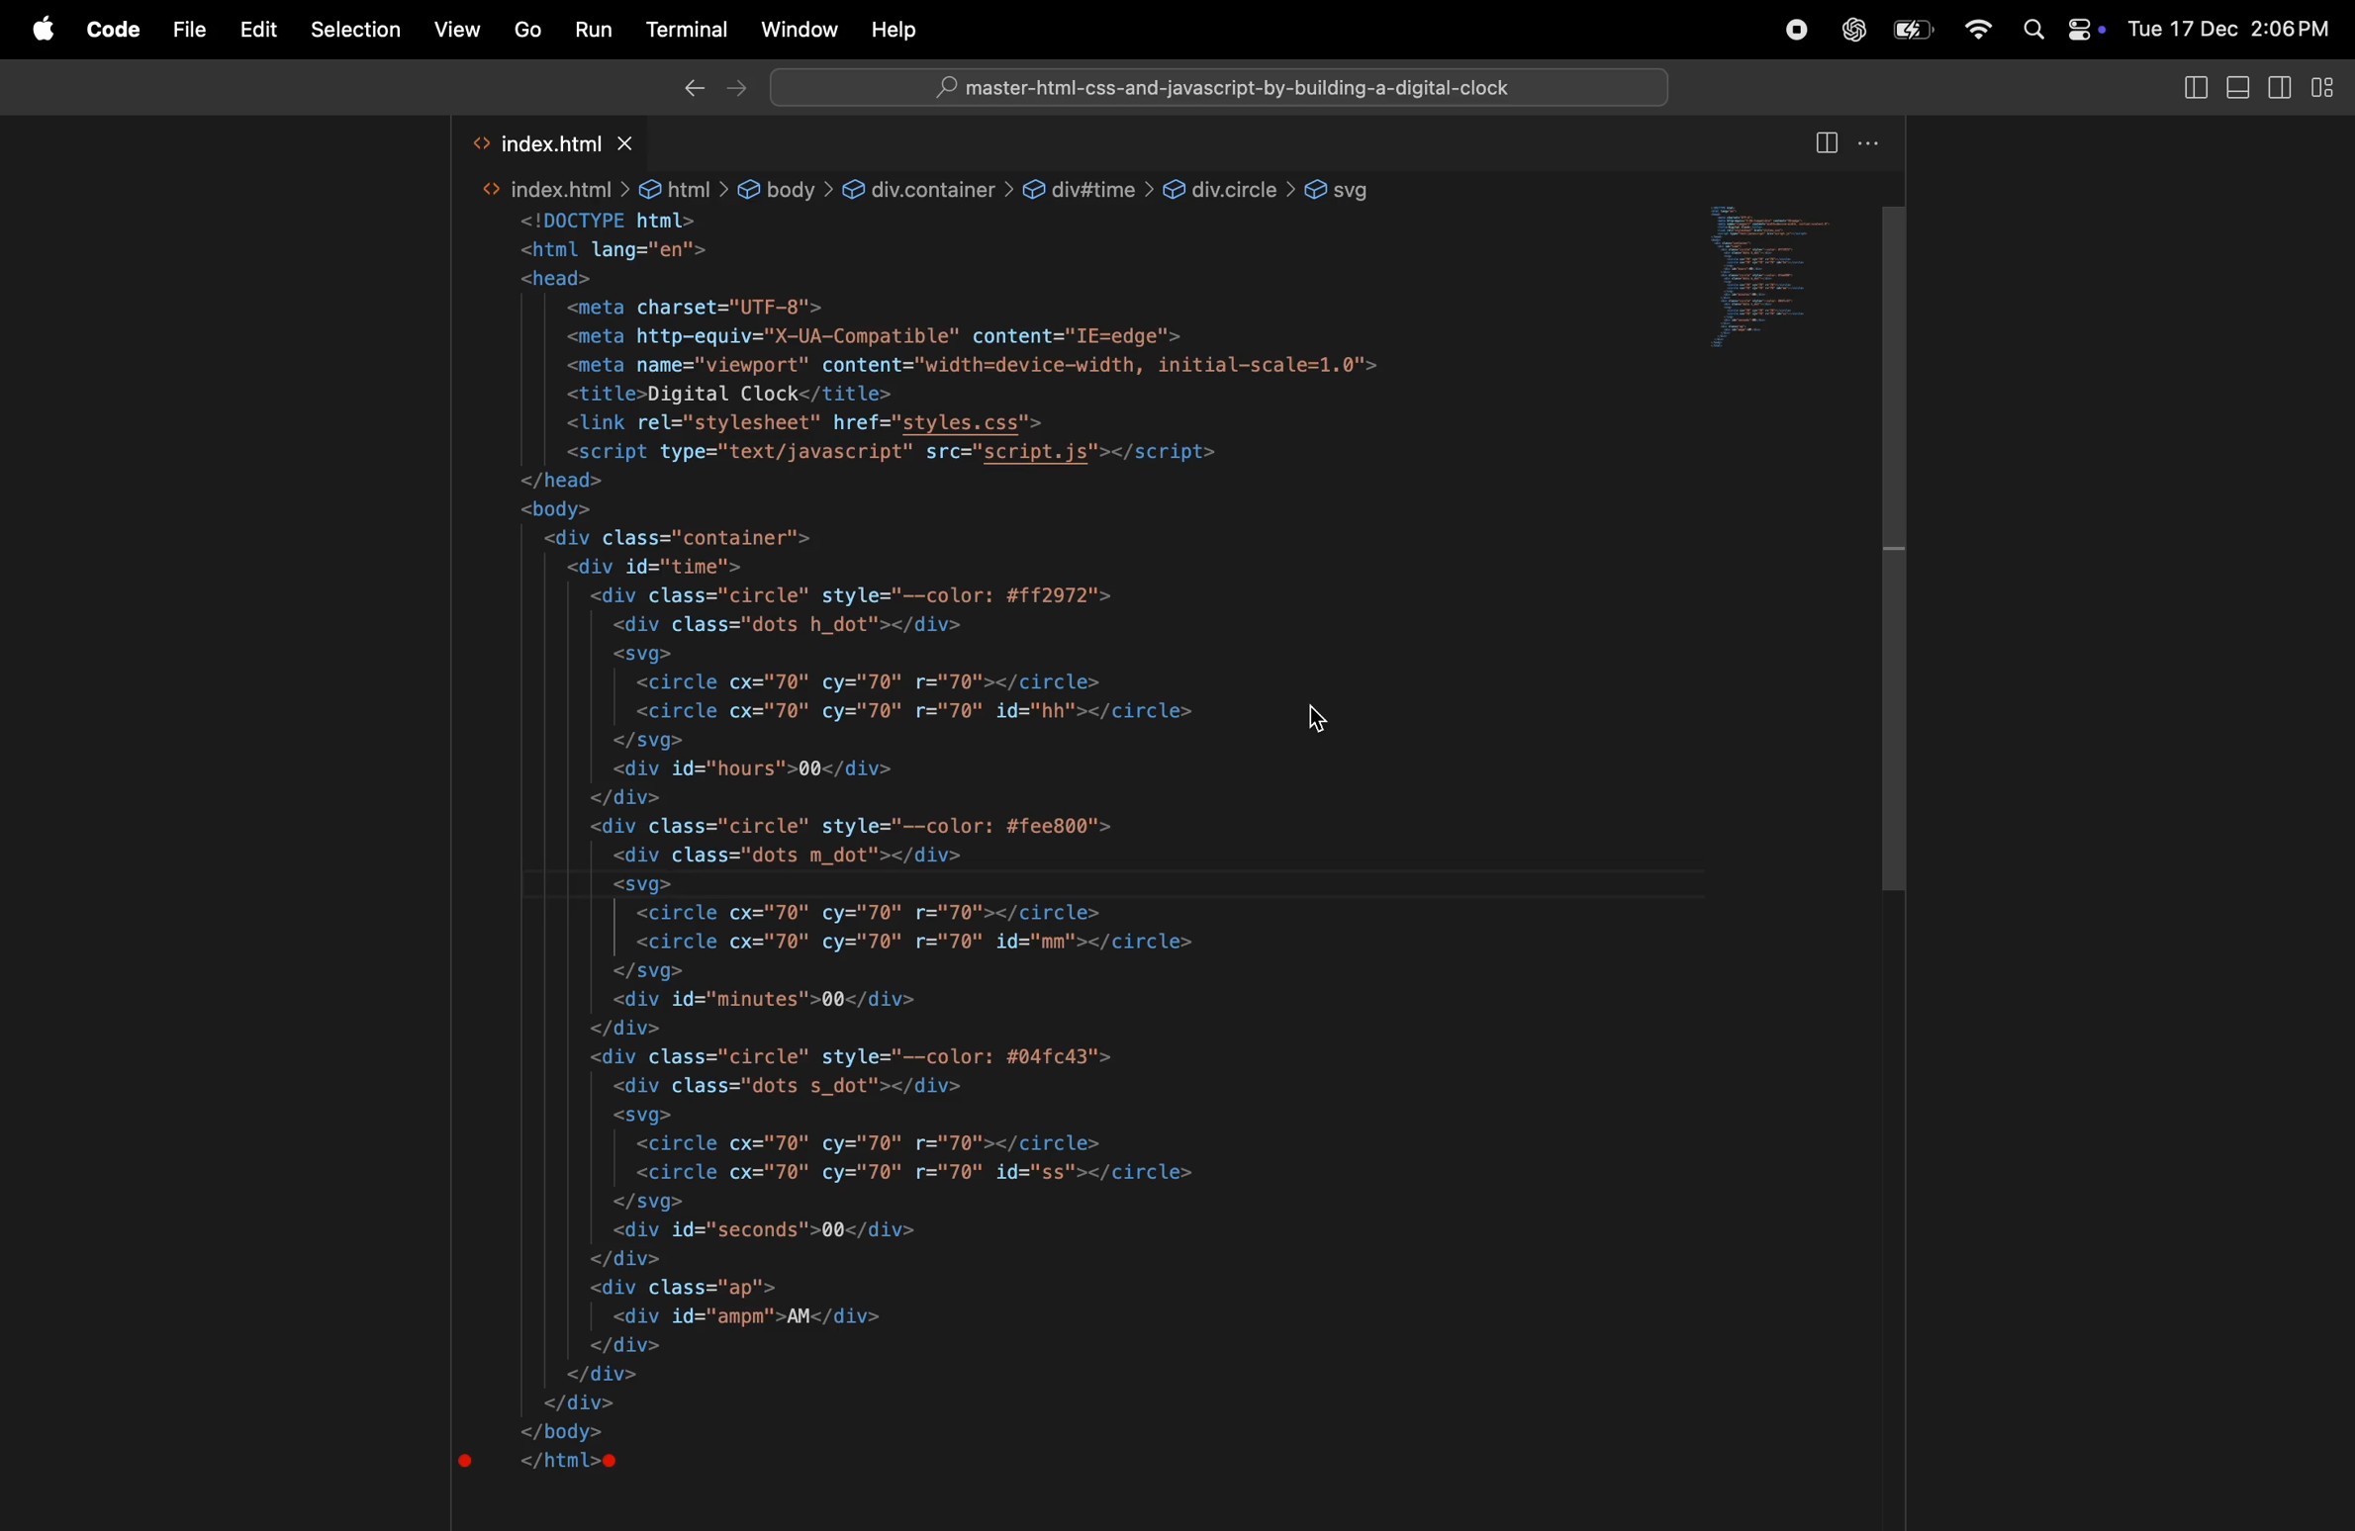  What do you see at coordinates (2083, 30) in the screenshot?
I see `Control center` at bounding box center [2083, 30].